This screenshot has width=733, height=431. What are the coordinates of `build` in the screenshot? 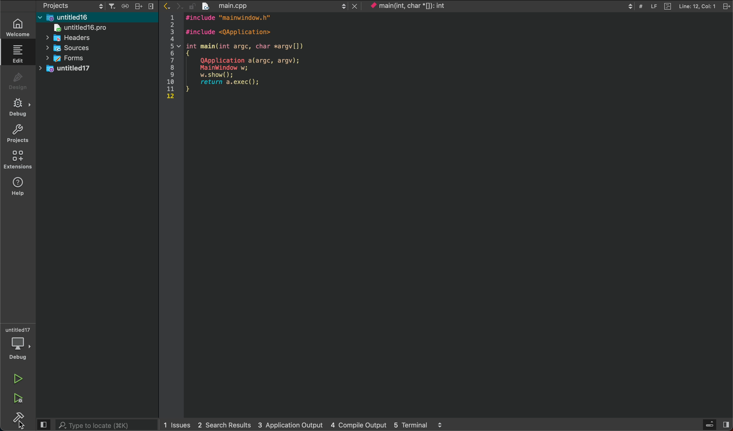 It's located at (16, 421).